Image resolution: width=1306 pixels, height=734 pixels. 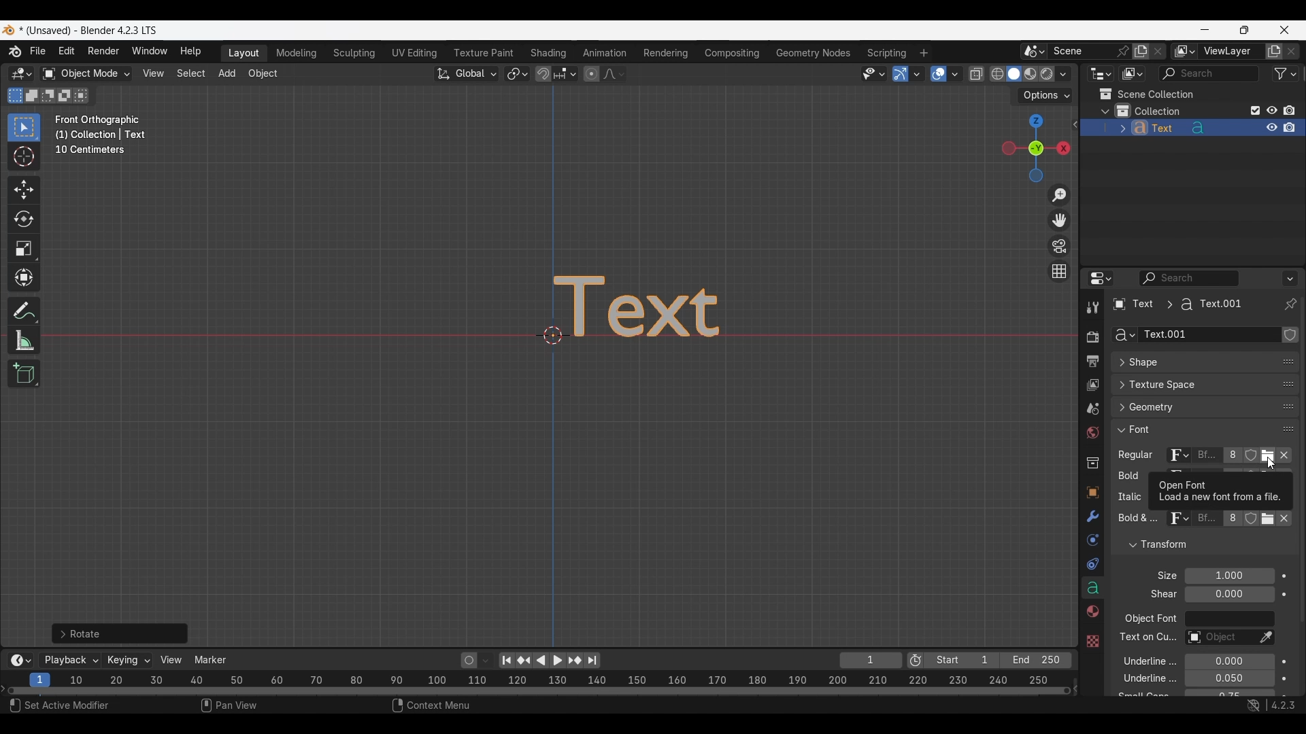 I want to click on Jump to endpoint, so click(x=507, y=661).